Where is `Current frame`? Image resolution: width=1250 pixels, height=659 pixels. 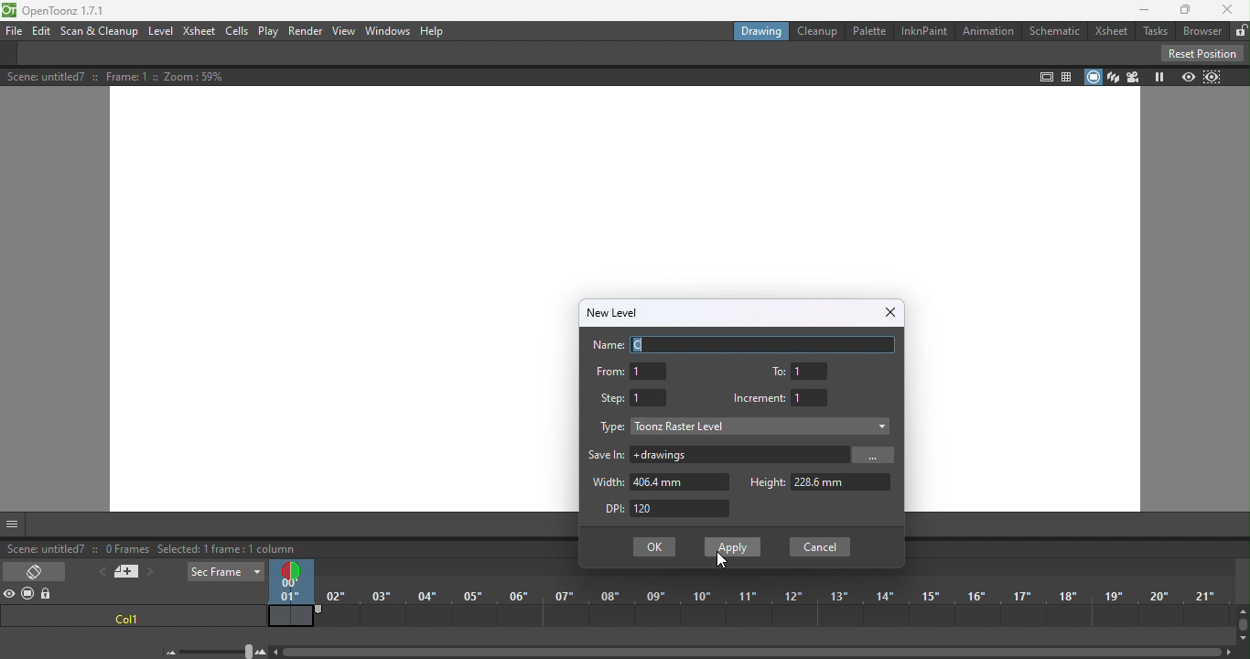
Current frame is located at coordinates (286, 592).